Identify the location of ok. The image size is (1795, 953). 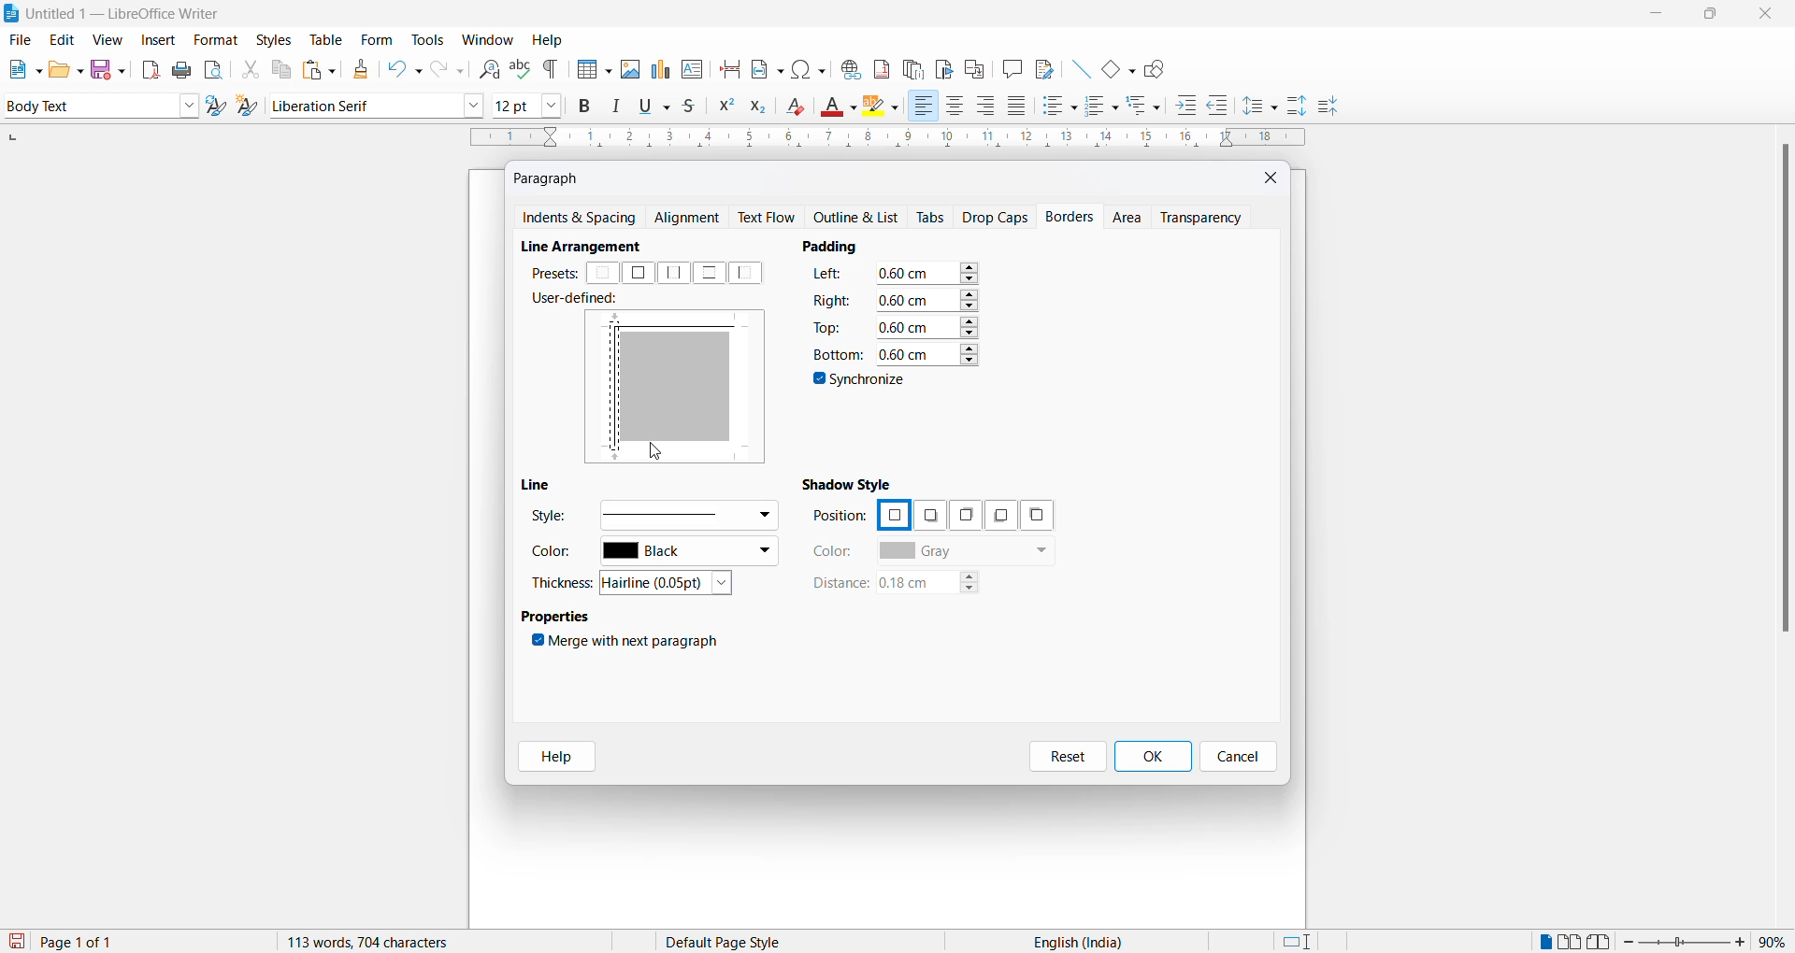
(1152, 757).